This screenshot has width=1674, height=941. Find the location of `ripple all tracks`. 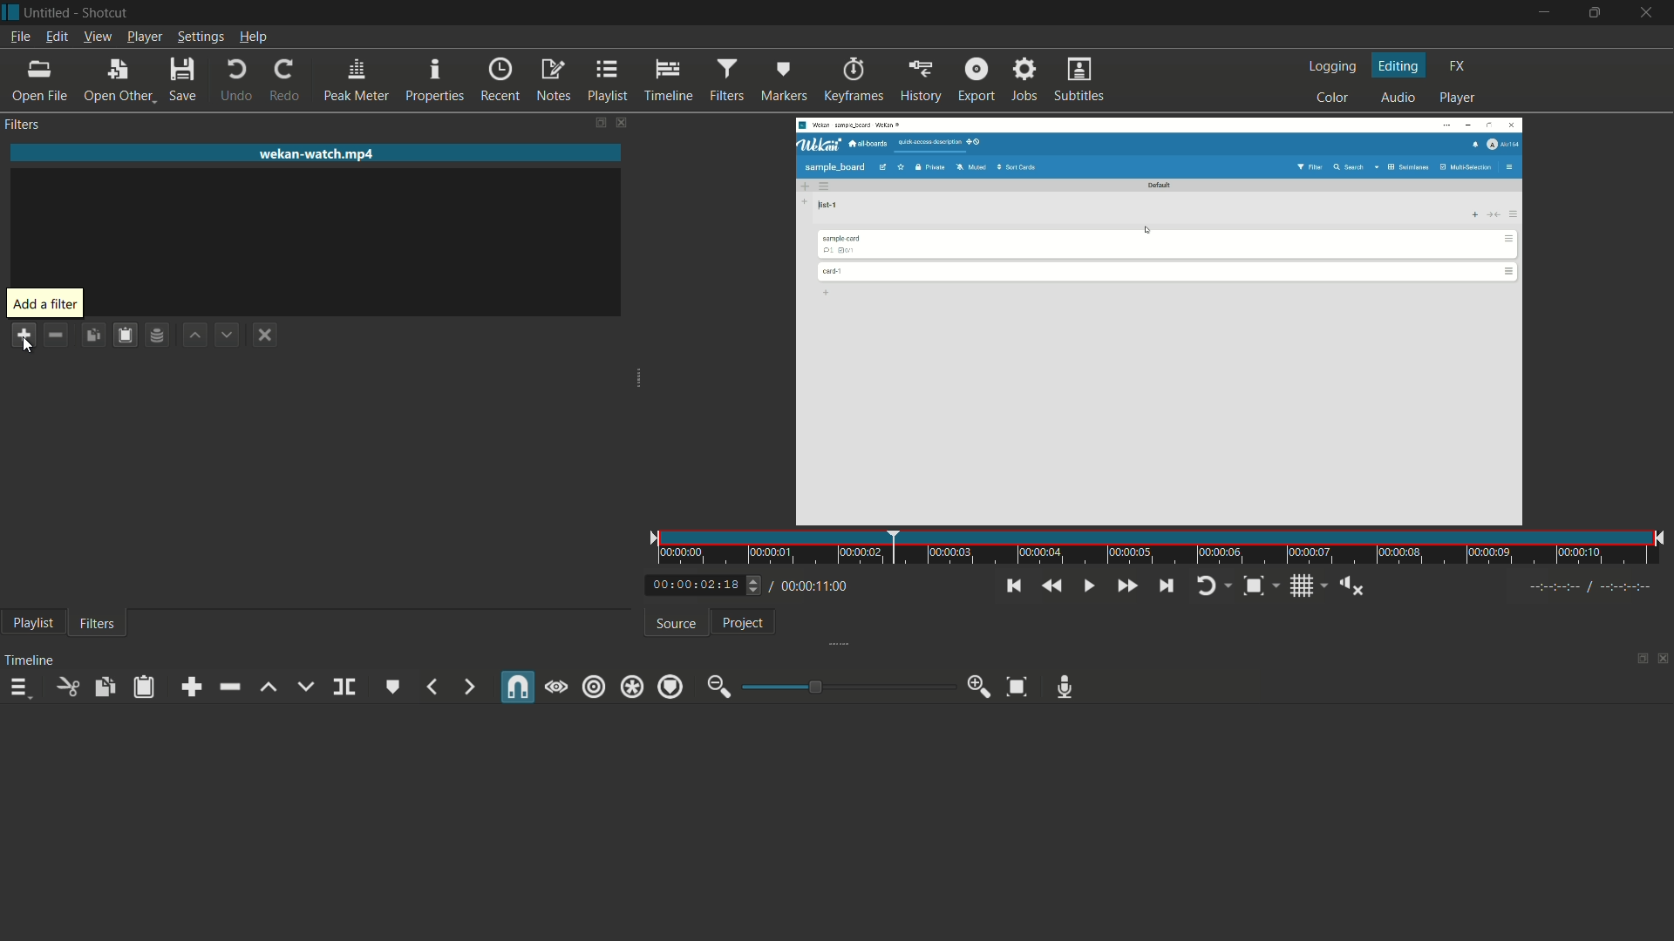

ripple all tracks is located at coordinates (632, 687).